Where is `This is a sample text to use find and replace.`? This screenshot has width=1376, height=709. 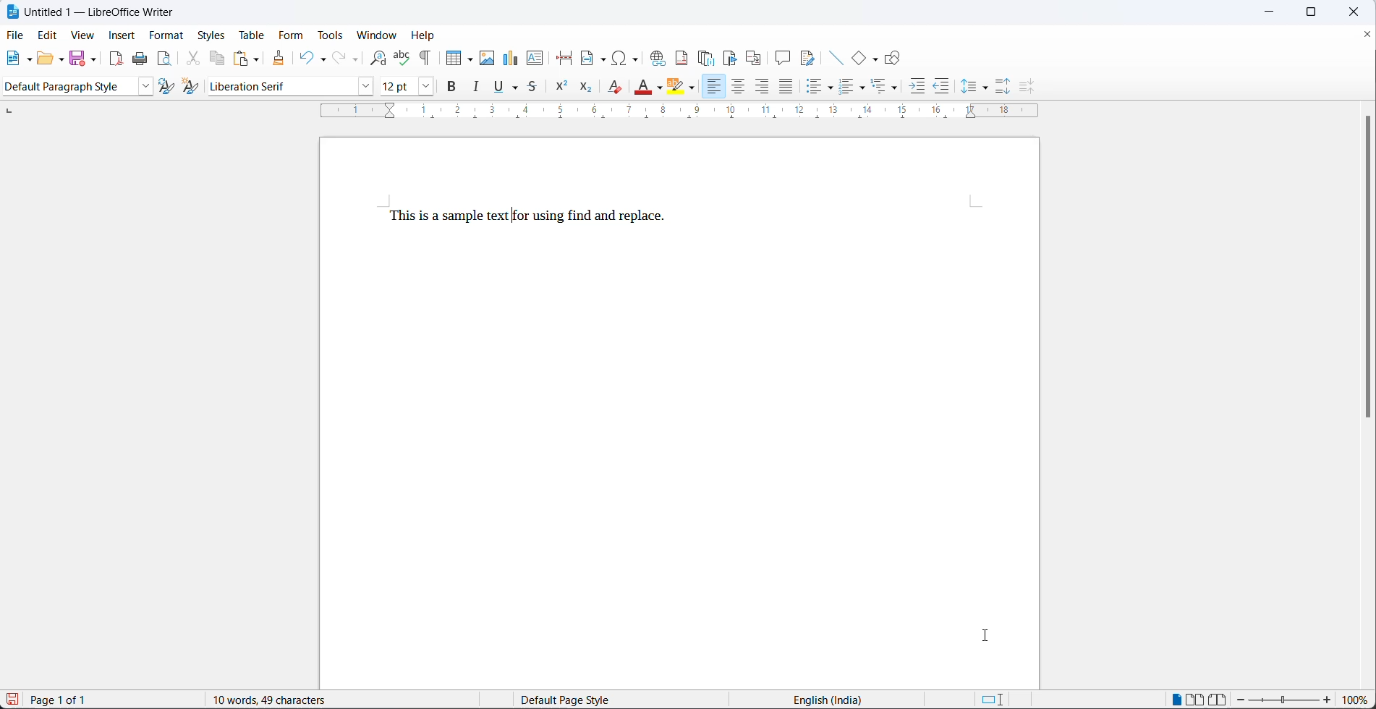 This is a sample text to use find and replace. is located at coordinates (532, 215).